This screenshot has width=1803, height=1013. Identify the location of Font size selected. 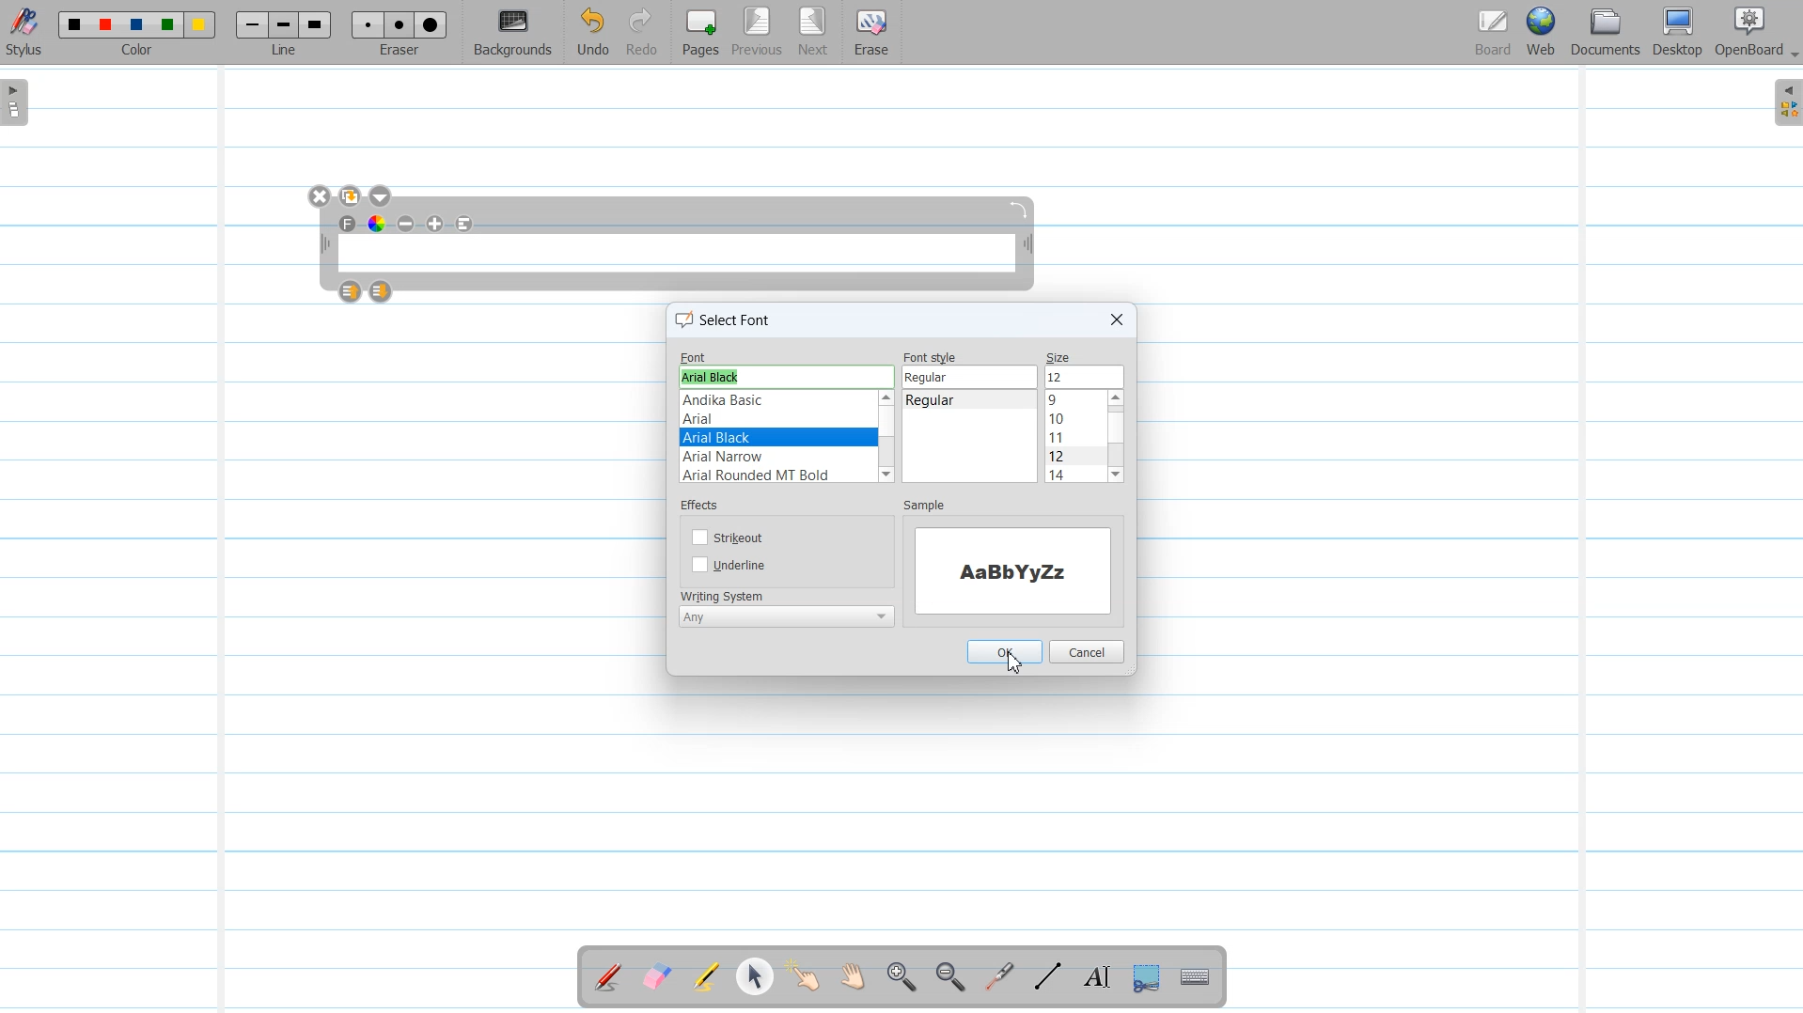
(1084, 376).